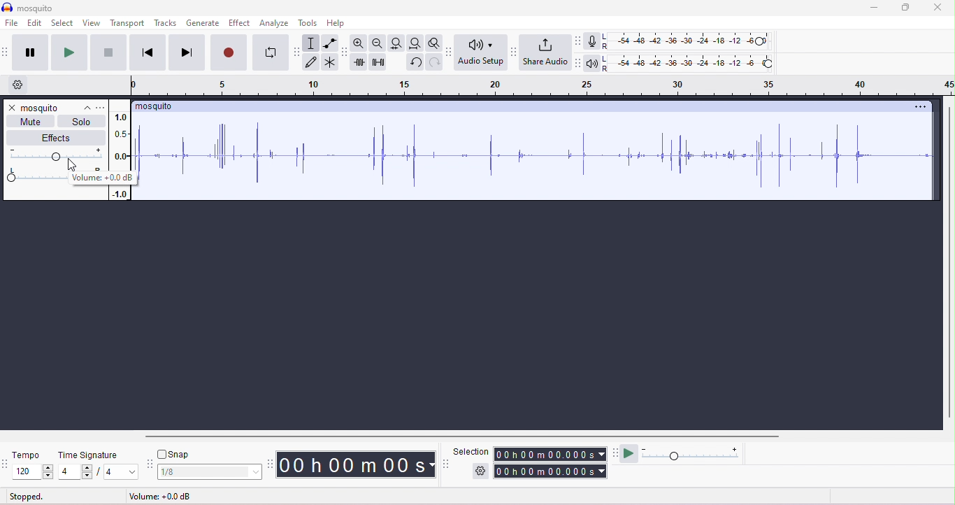 The height and width of the screenshot is (505, 955). Describe the element at coordinates (72, 165) in the screenshot. I see `cursor` at that location.